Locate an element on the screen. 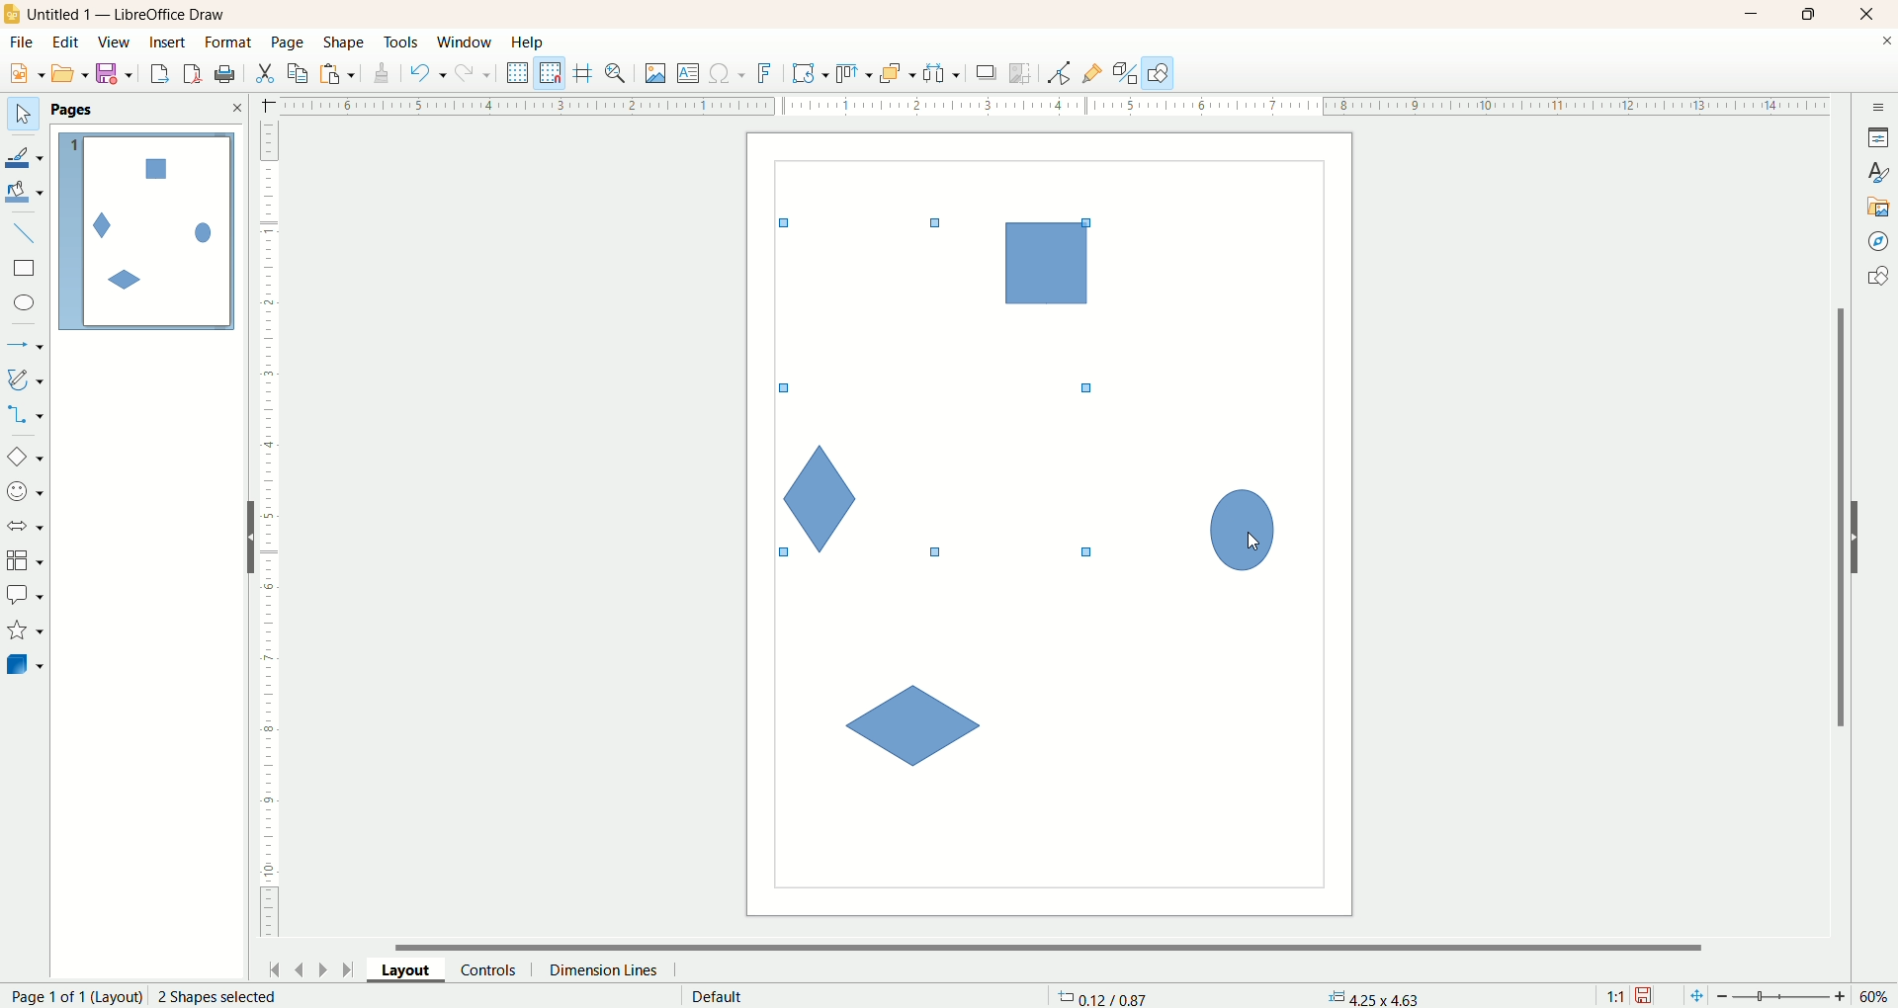 This screenshot has height=1008, width=1898. shape is located at coordinates (345, 43).